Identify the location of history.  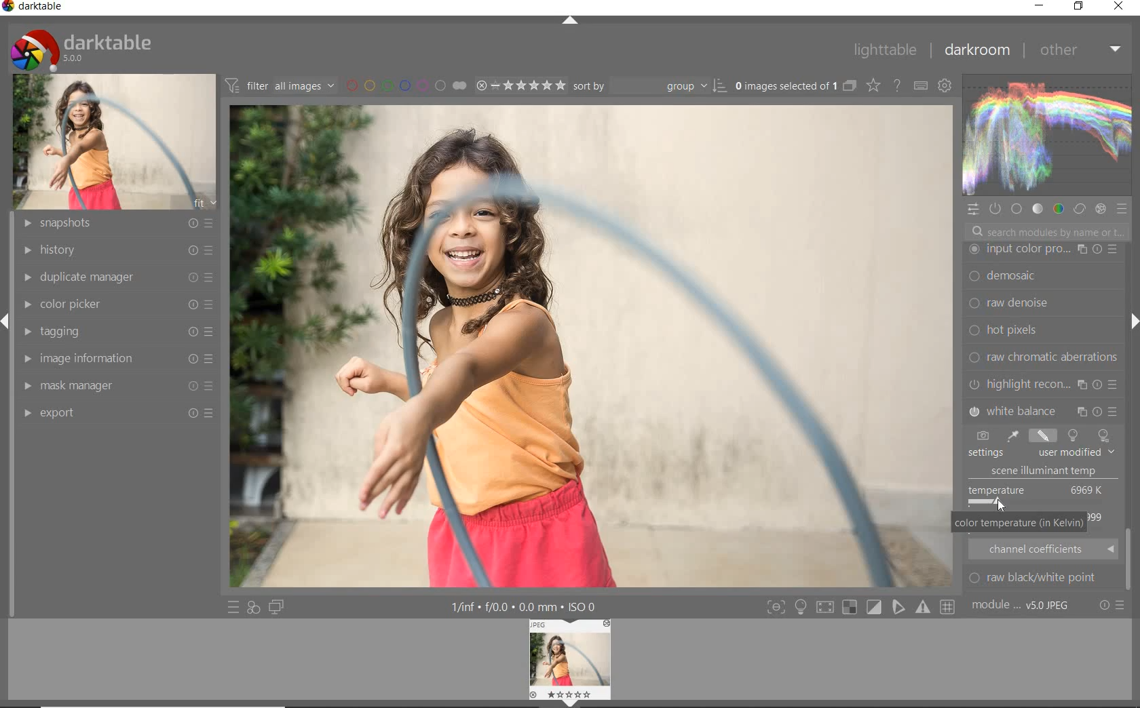
(113, 249).